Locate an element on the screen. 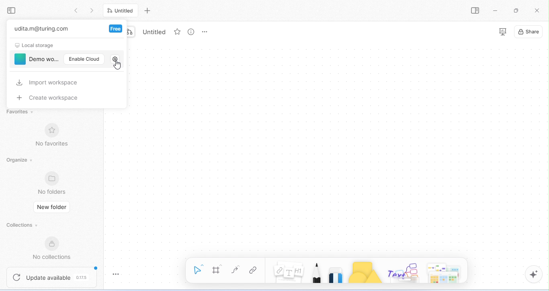 The image size is (549, 291). import workspace is located at coordinates (48, 83).